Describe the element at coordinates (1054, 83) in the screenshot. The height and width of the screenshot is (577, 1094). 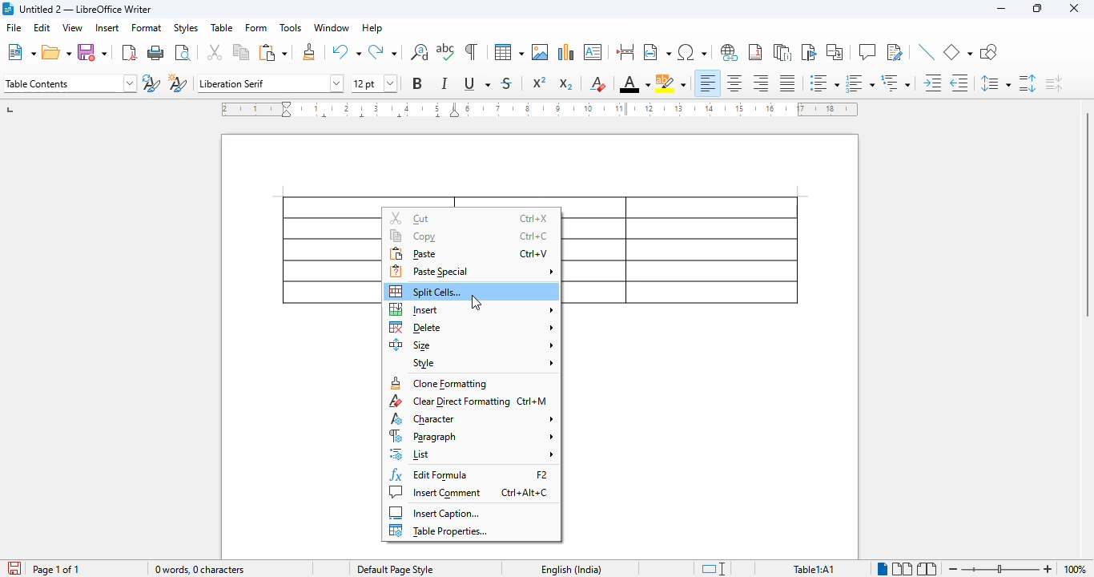
I see `decrease paragraph spacing` at that location.